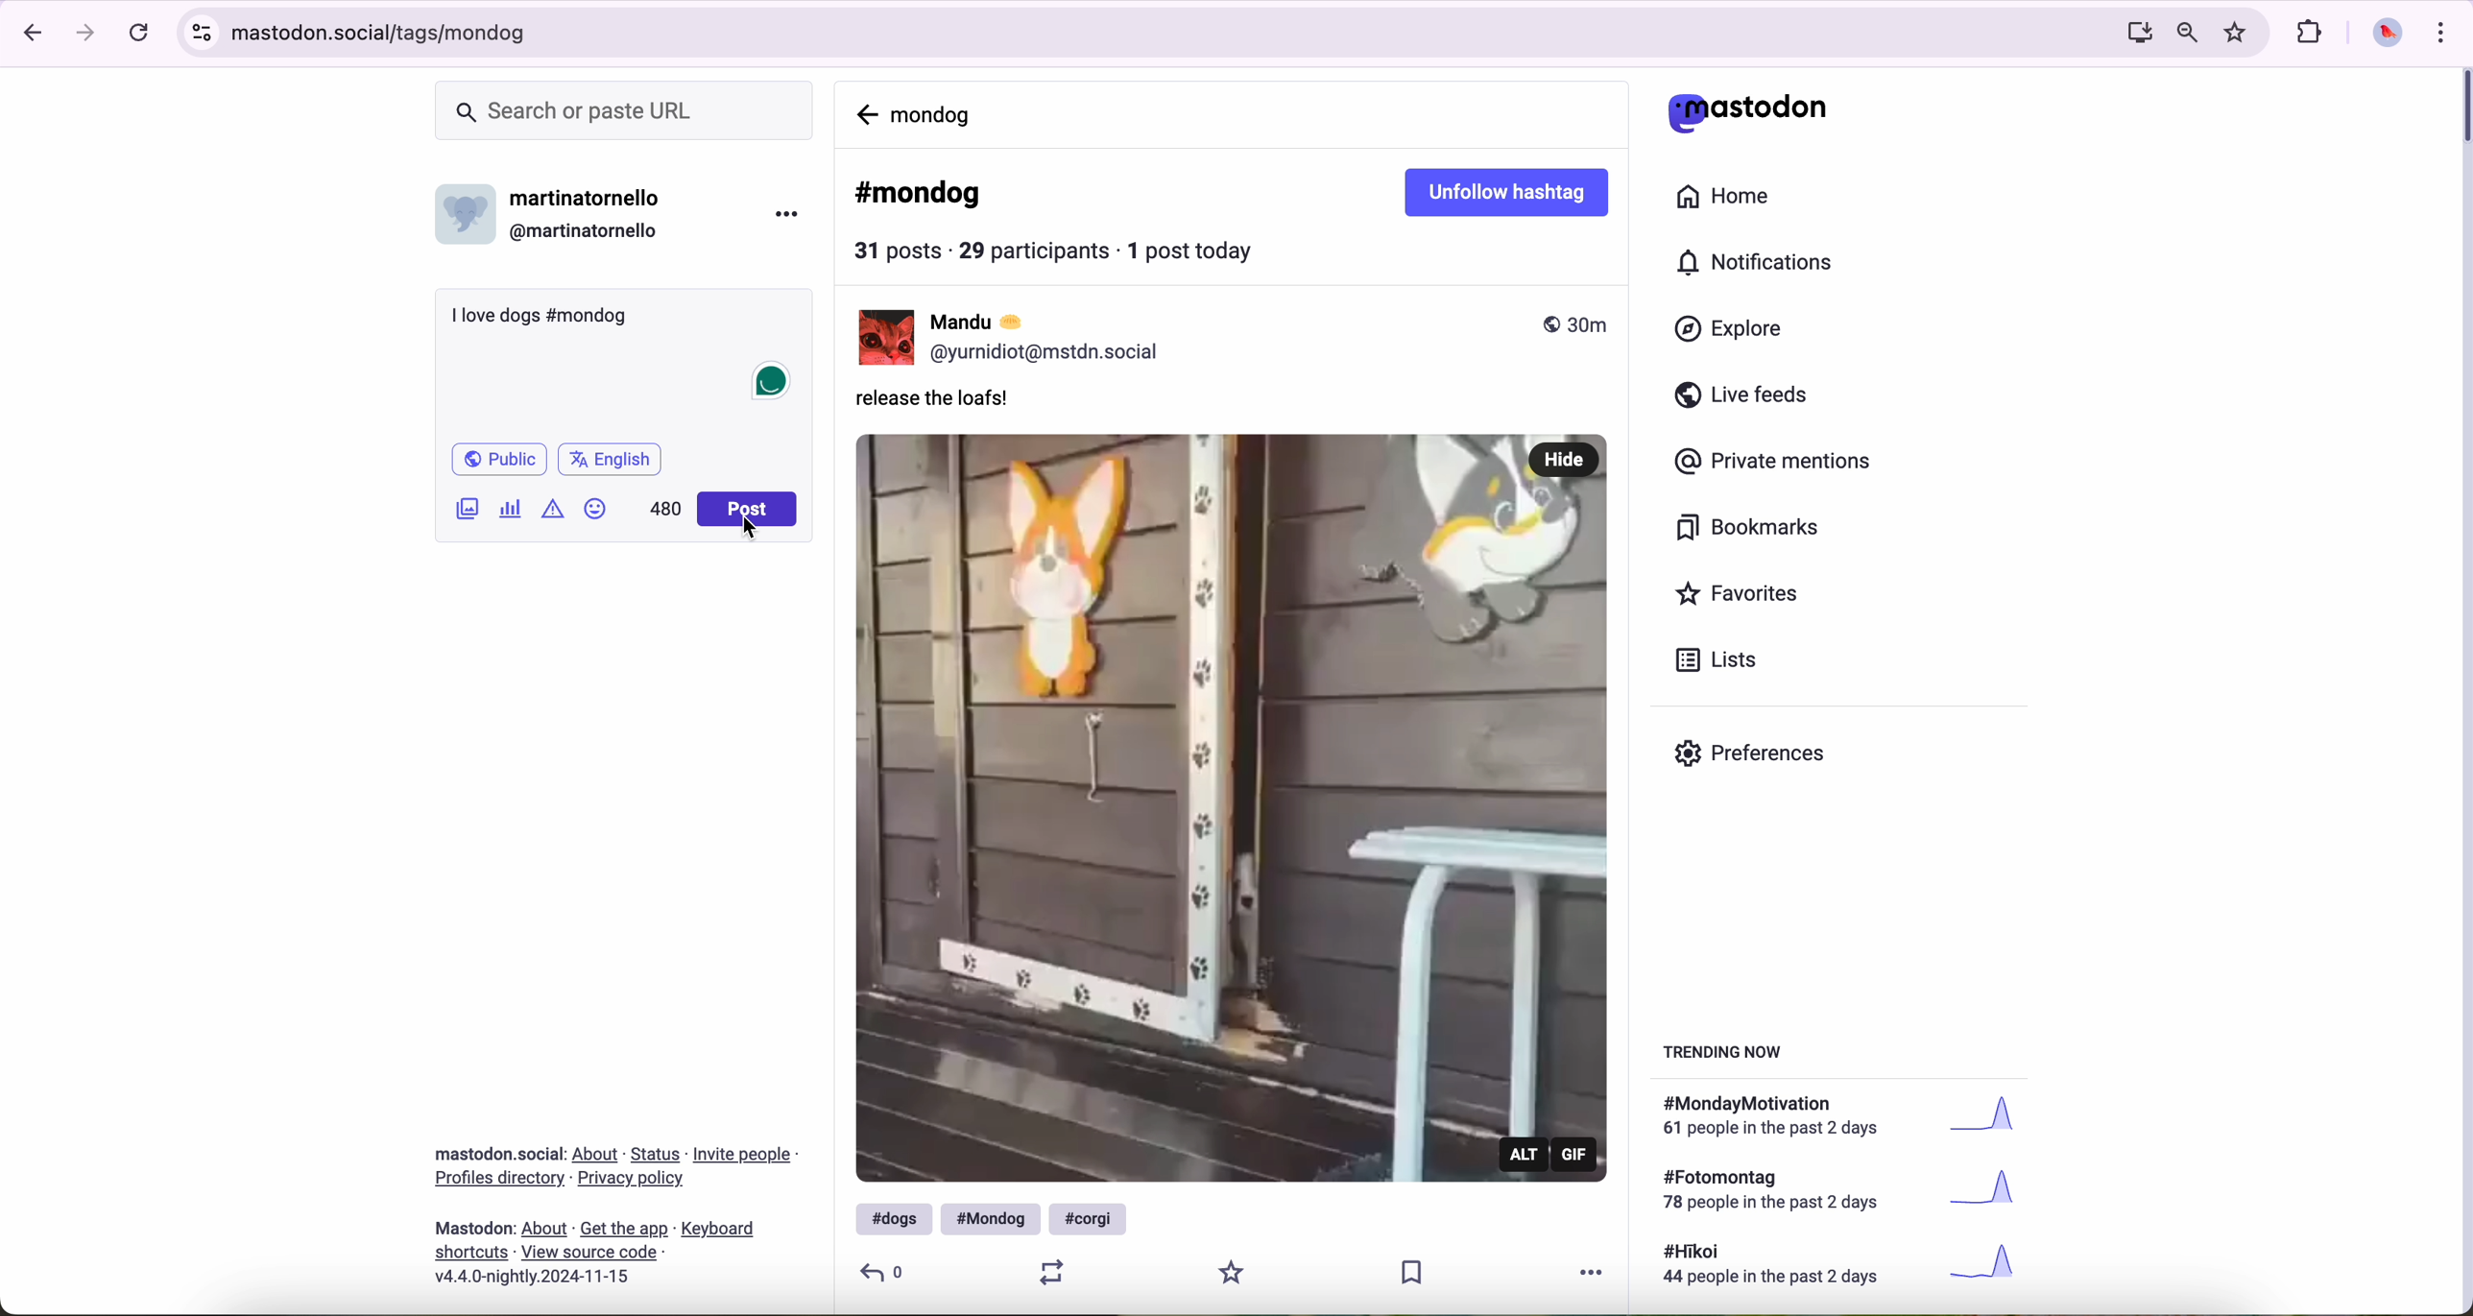 The width and height of the screenshot is (2473, 1316). What do you see at coordinates (920, 195) in the screenshot?
I see `#mondog` at bounding box center [920, 195].